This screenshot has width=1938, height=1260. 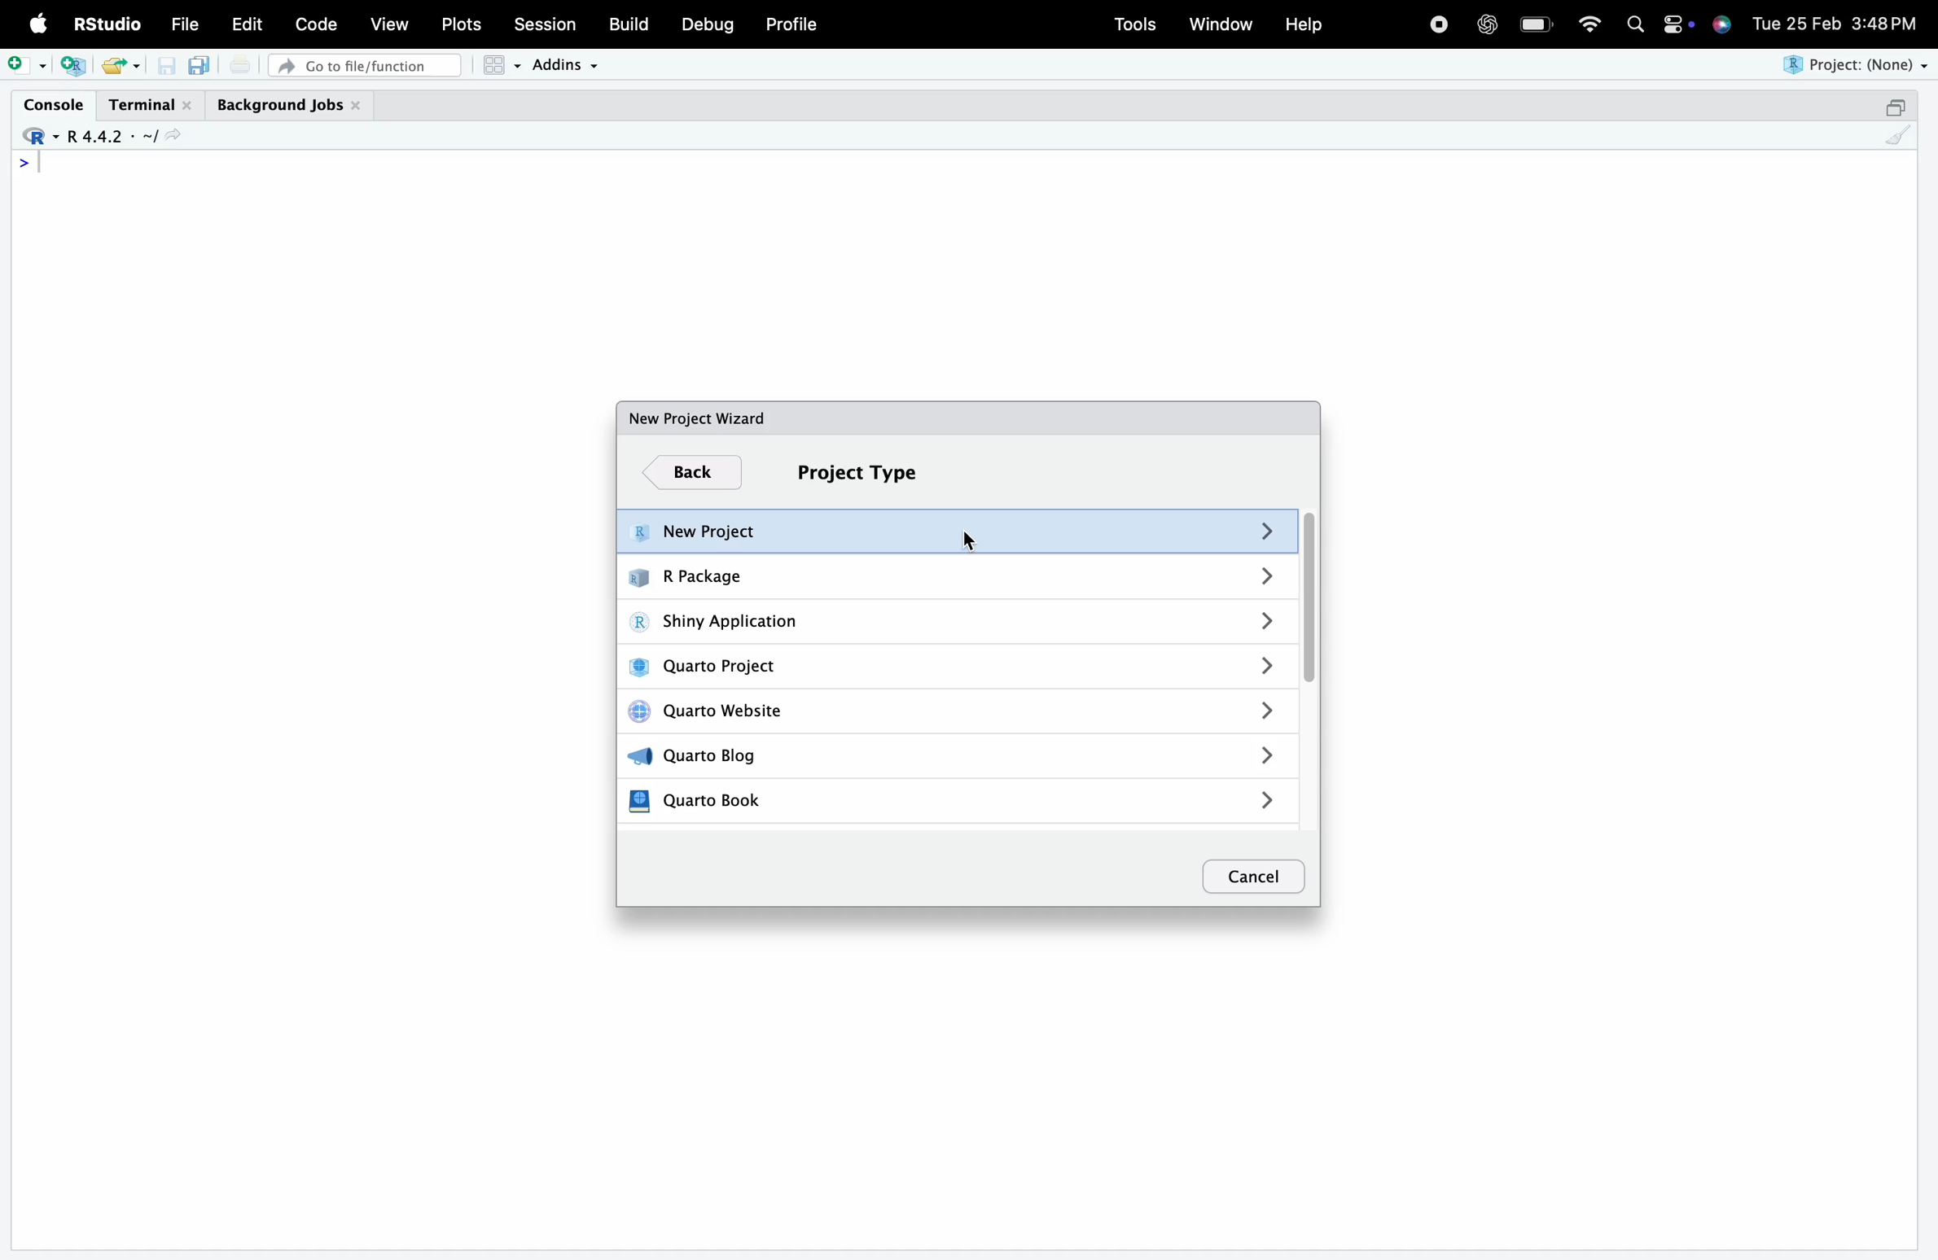 I want to click on Plots, so click(x=459, y=24).